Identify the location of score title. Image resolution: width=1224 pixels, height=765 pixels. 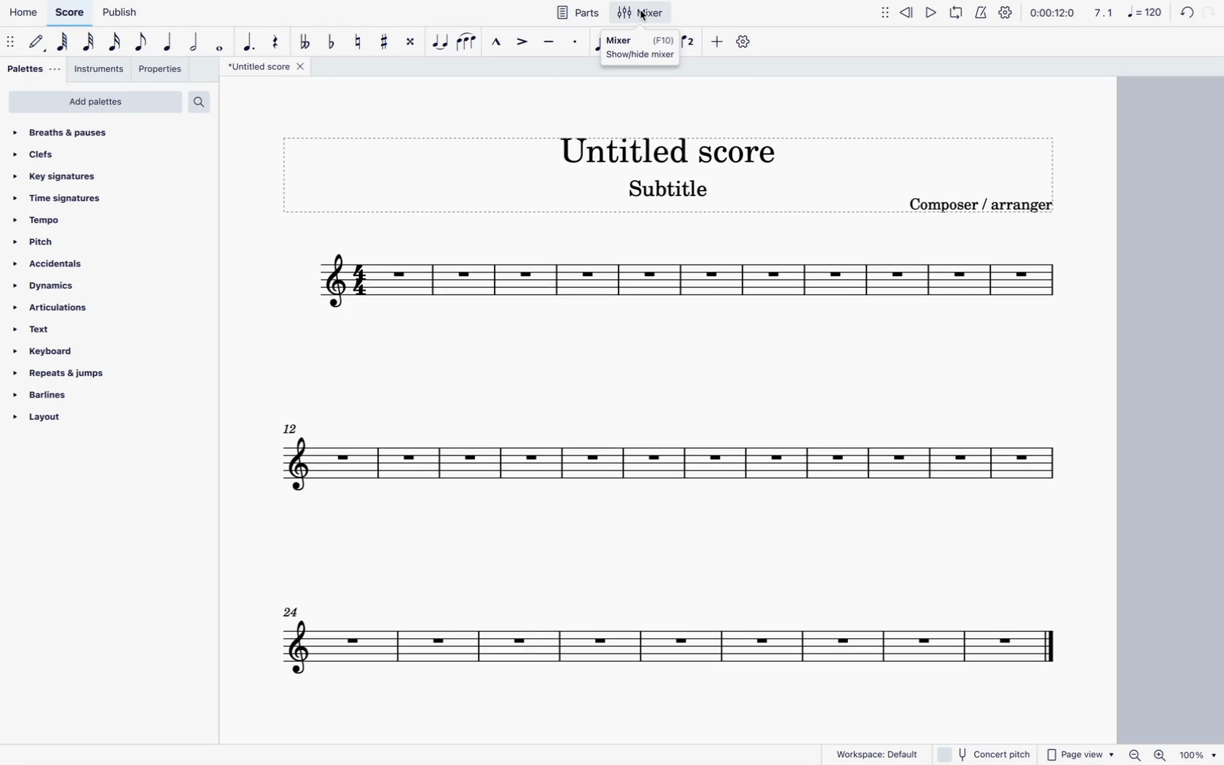
(265, 68).